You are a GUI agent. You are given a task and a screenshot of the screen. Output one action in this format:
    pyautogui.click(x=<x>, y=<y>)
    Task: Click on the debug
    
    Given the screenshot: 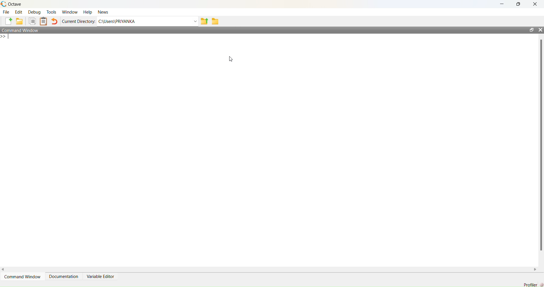 What is the action you would take?
    pyautogui.click(x=35, y=12)
    